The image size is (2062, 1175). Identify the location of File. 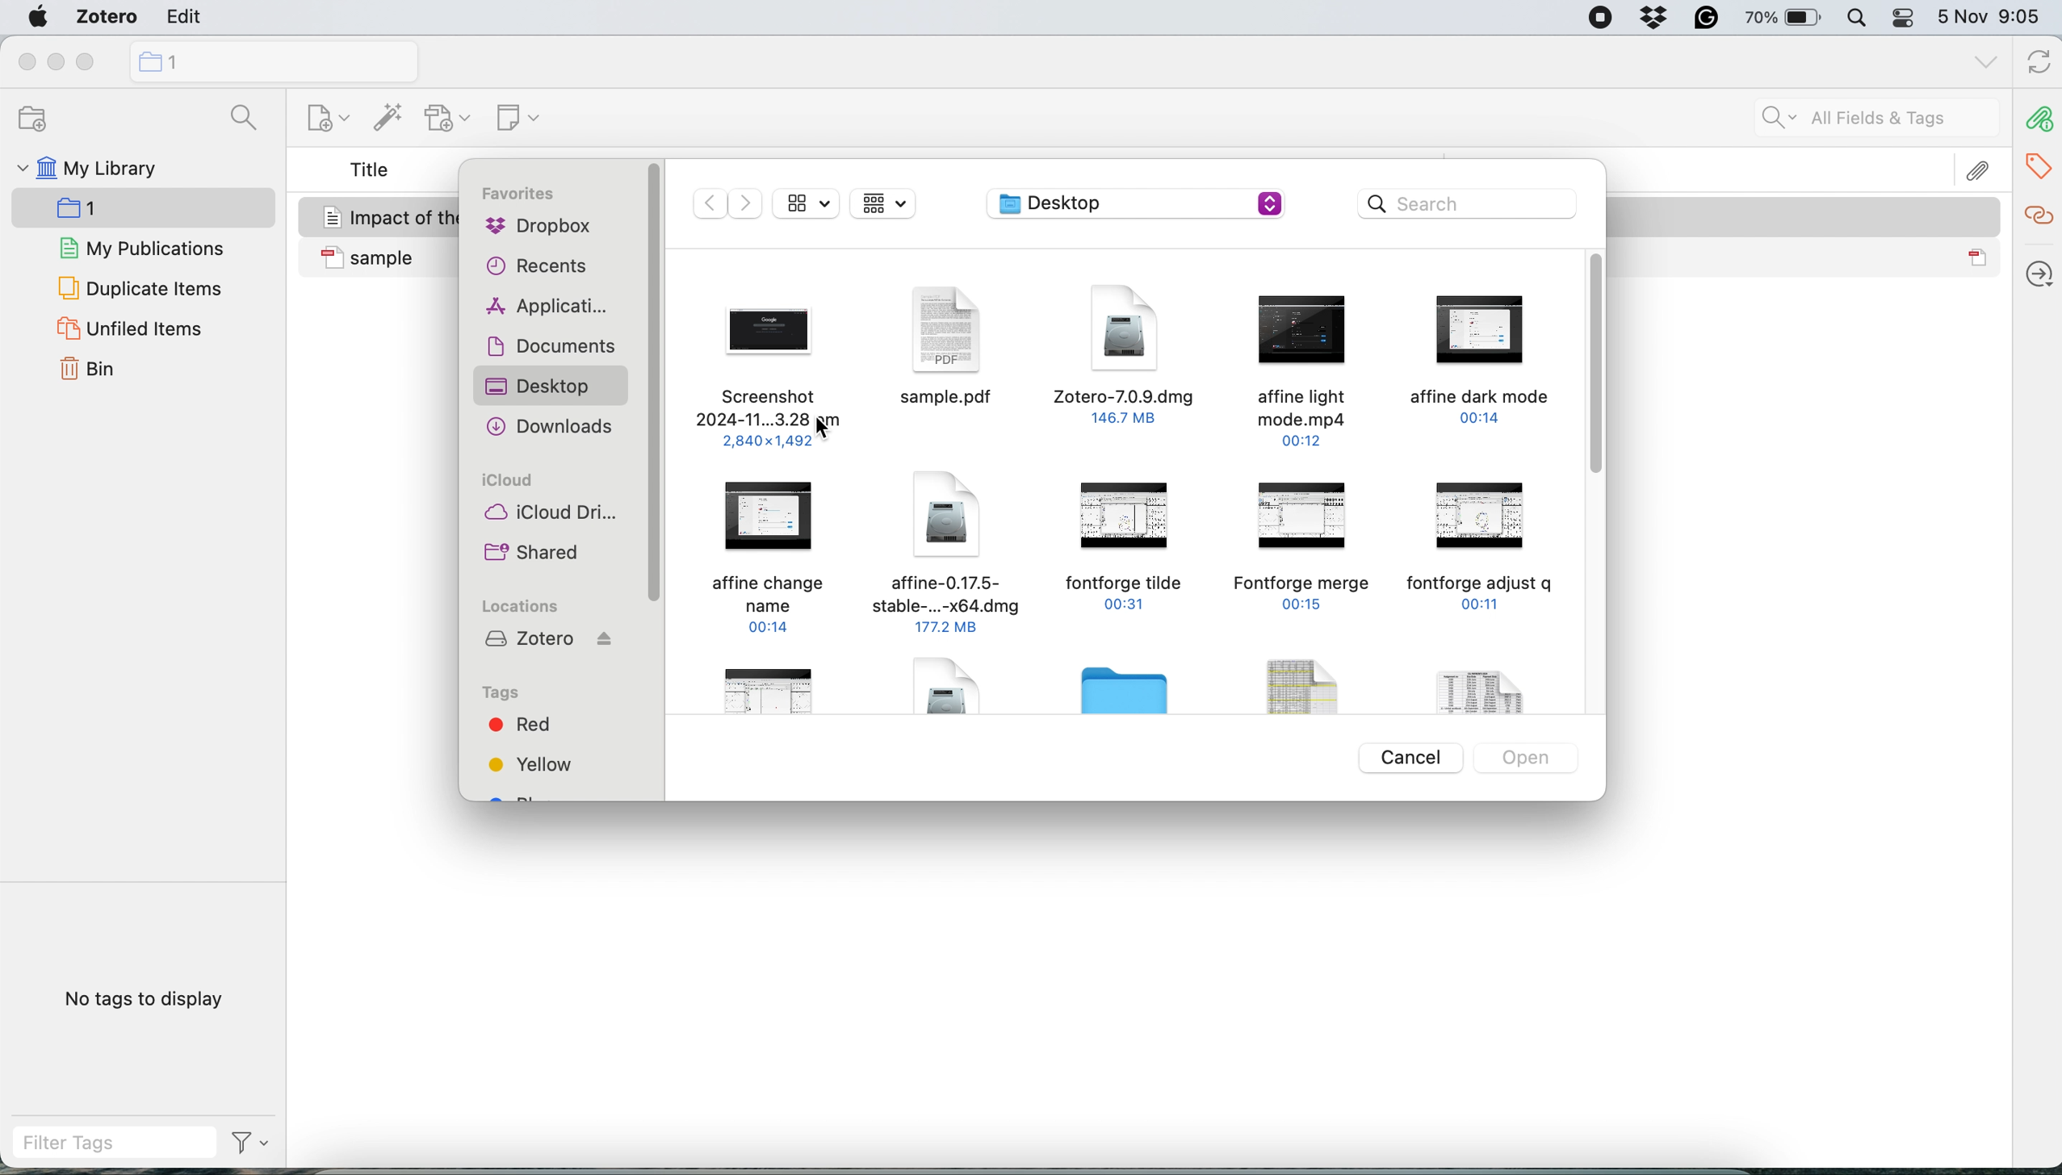
(1490, 683).